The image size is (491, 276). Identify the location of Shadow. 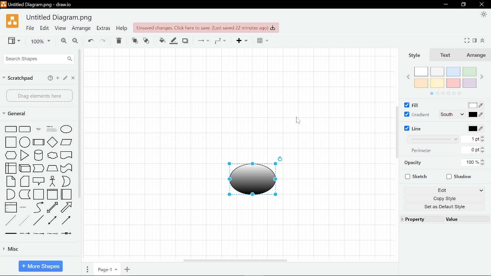
(185, 41).